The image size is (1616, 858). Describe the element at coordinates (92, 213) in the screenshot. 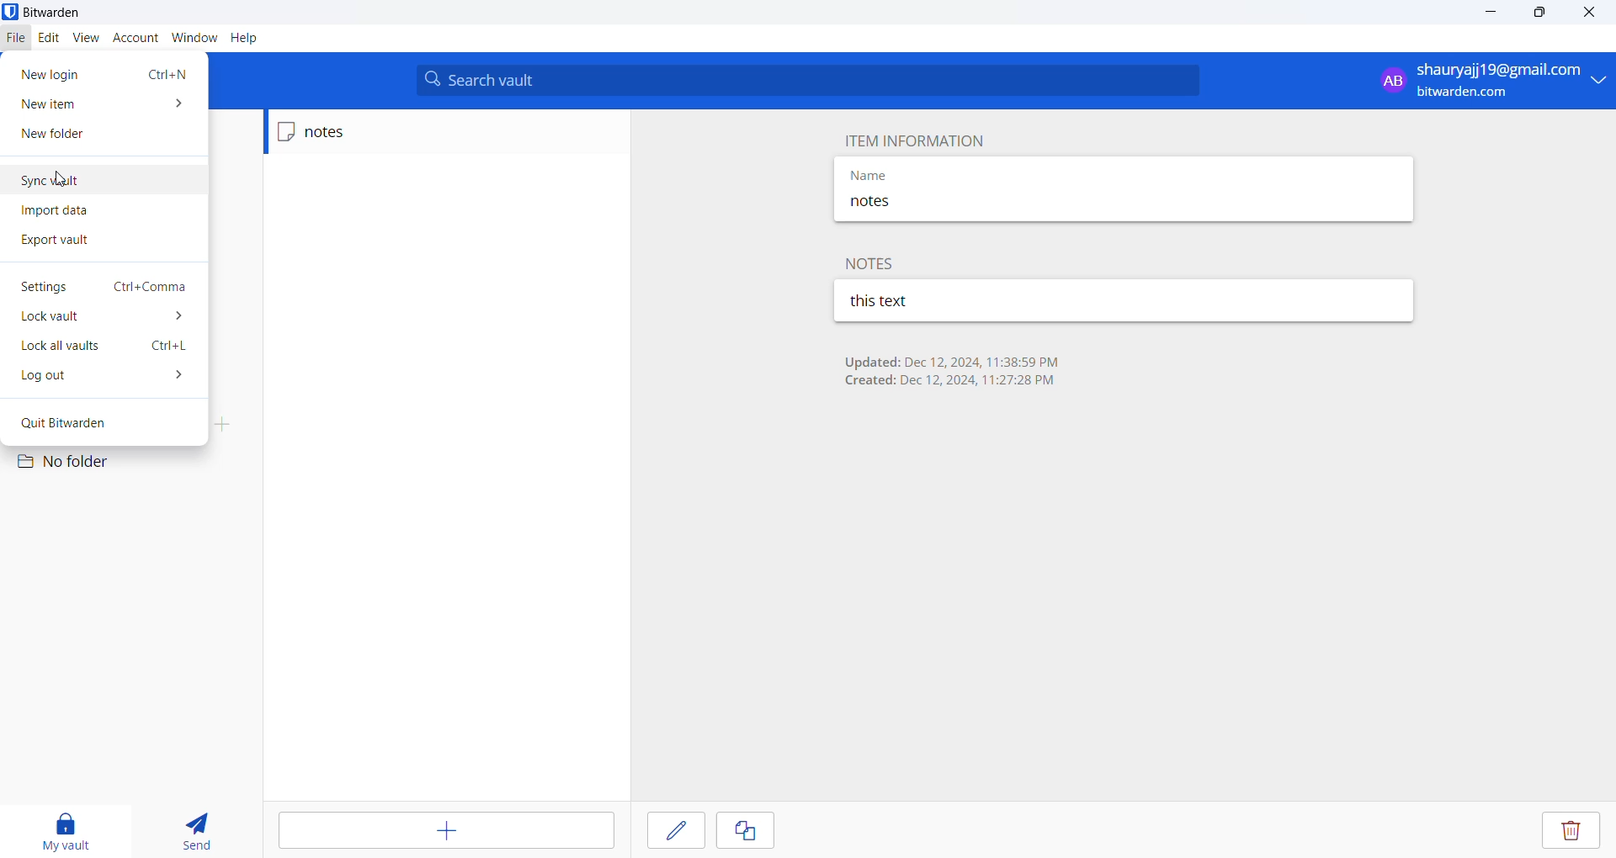

I see `import data` at that location.